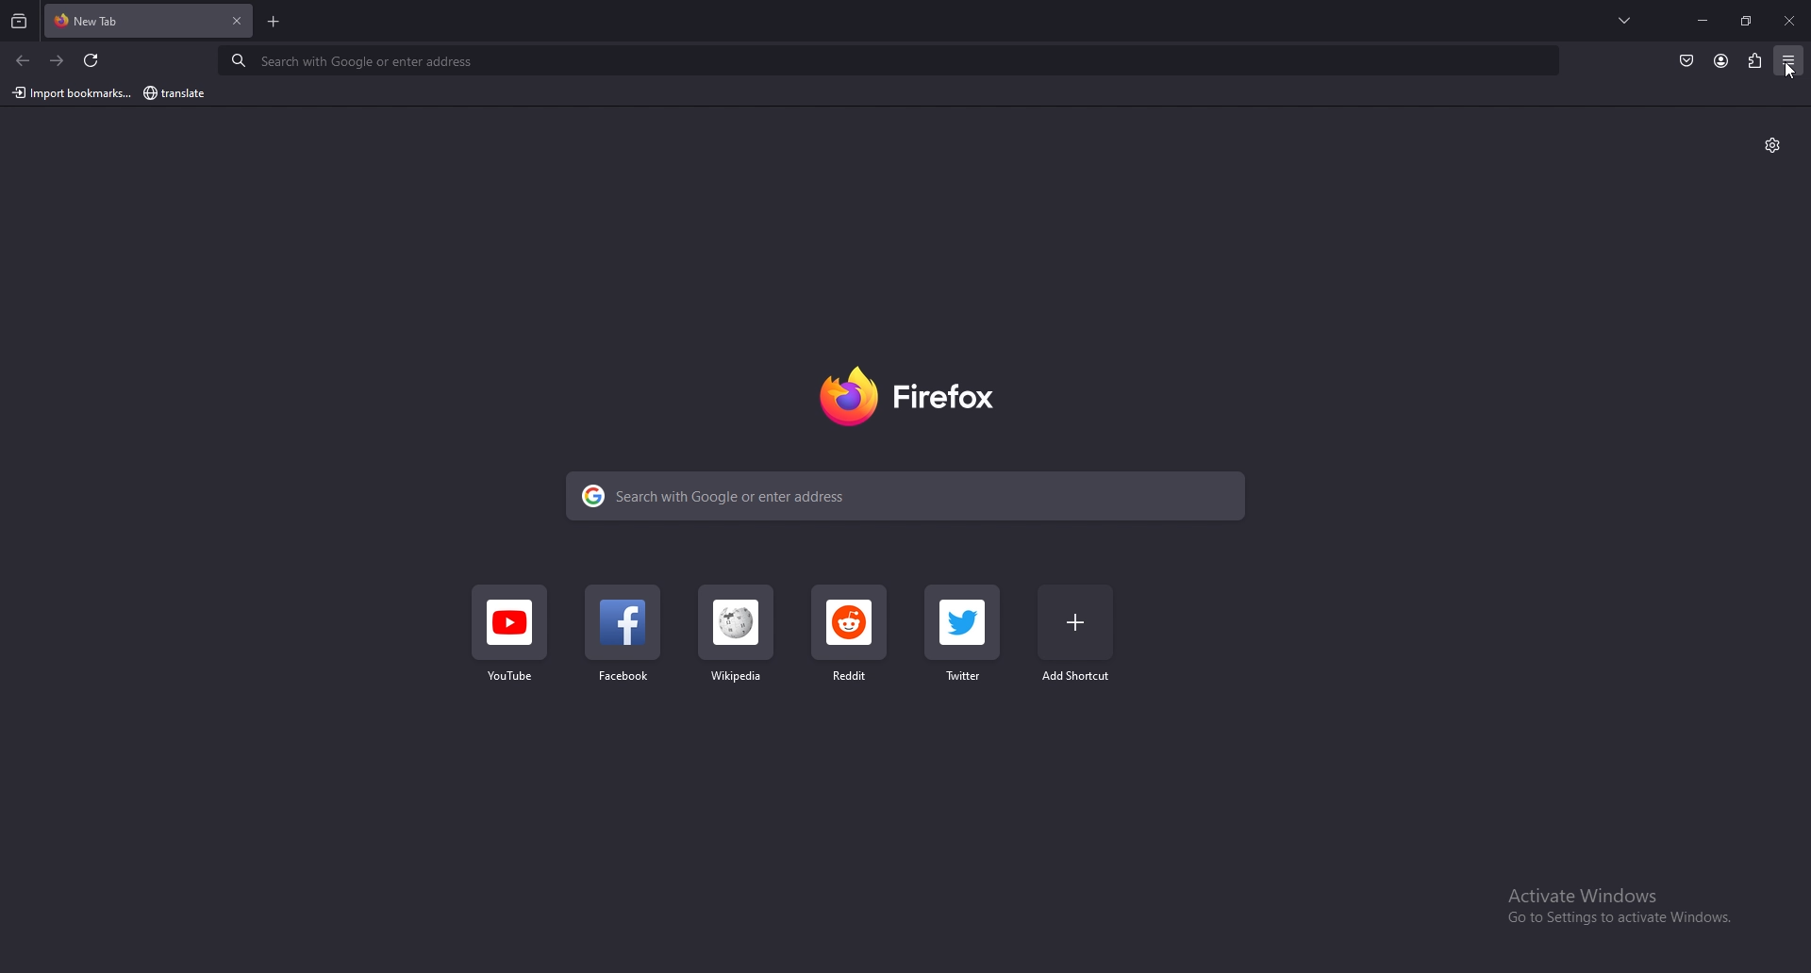 The height and width of the screenshot is (973, 1811). I want to click on search bar, so click(898, 60).